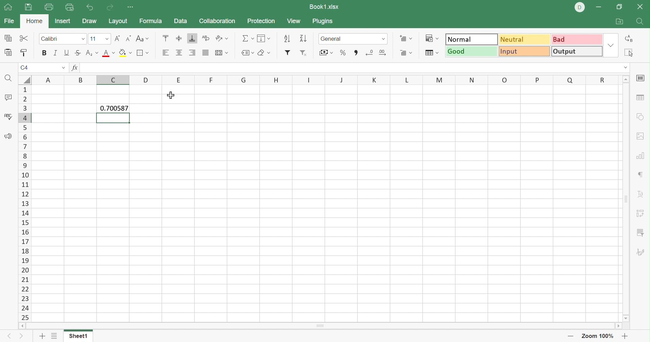 The image size is (650, 342). I want to click on Font size, so click(100, 39).